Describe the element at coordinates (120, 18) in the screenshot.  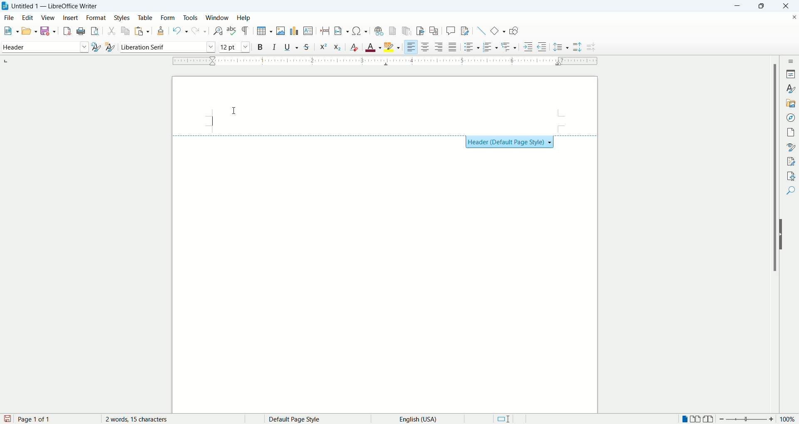
I see `styles` at that location.